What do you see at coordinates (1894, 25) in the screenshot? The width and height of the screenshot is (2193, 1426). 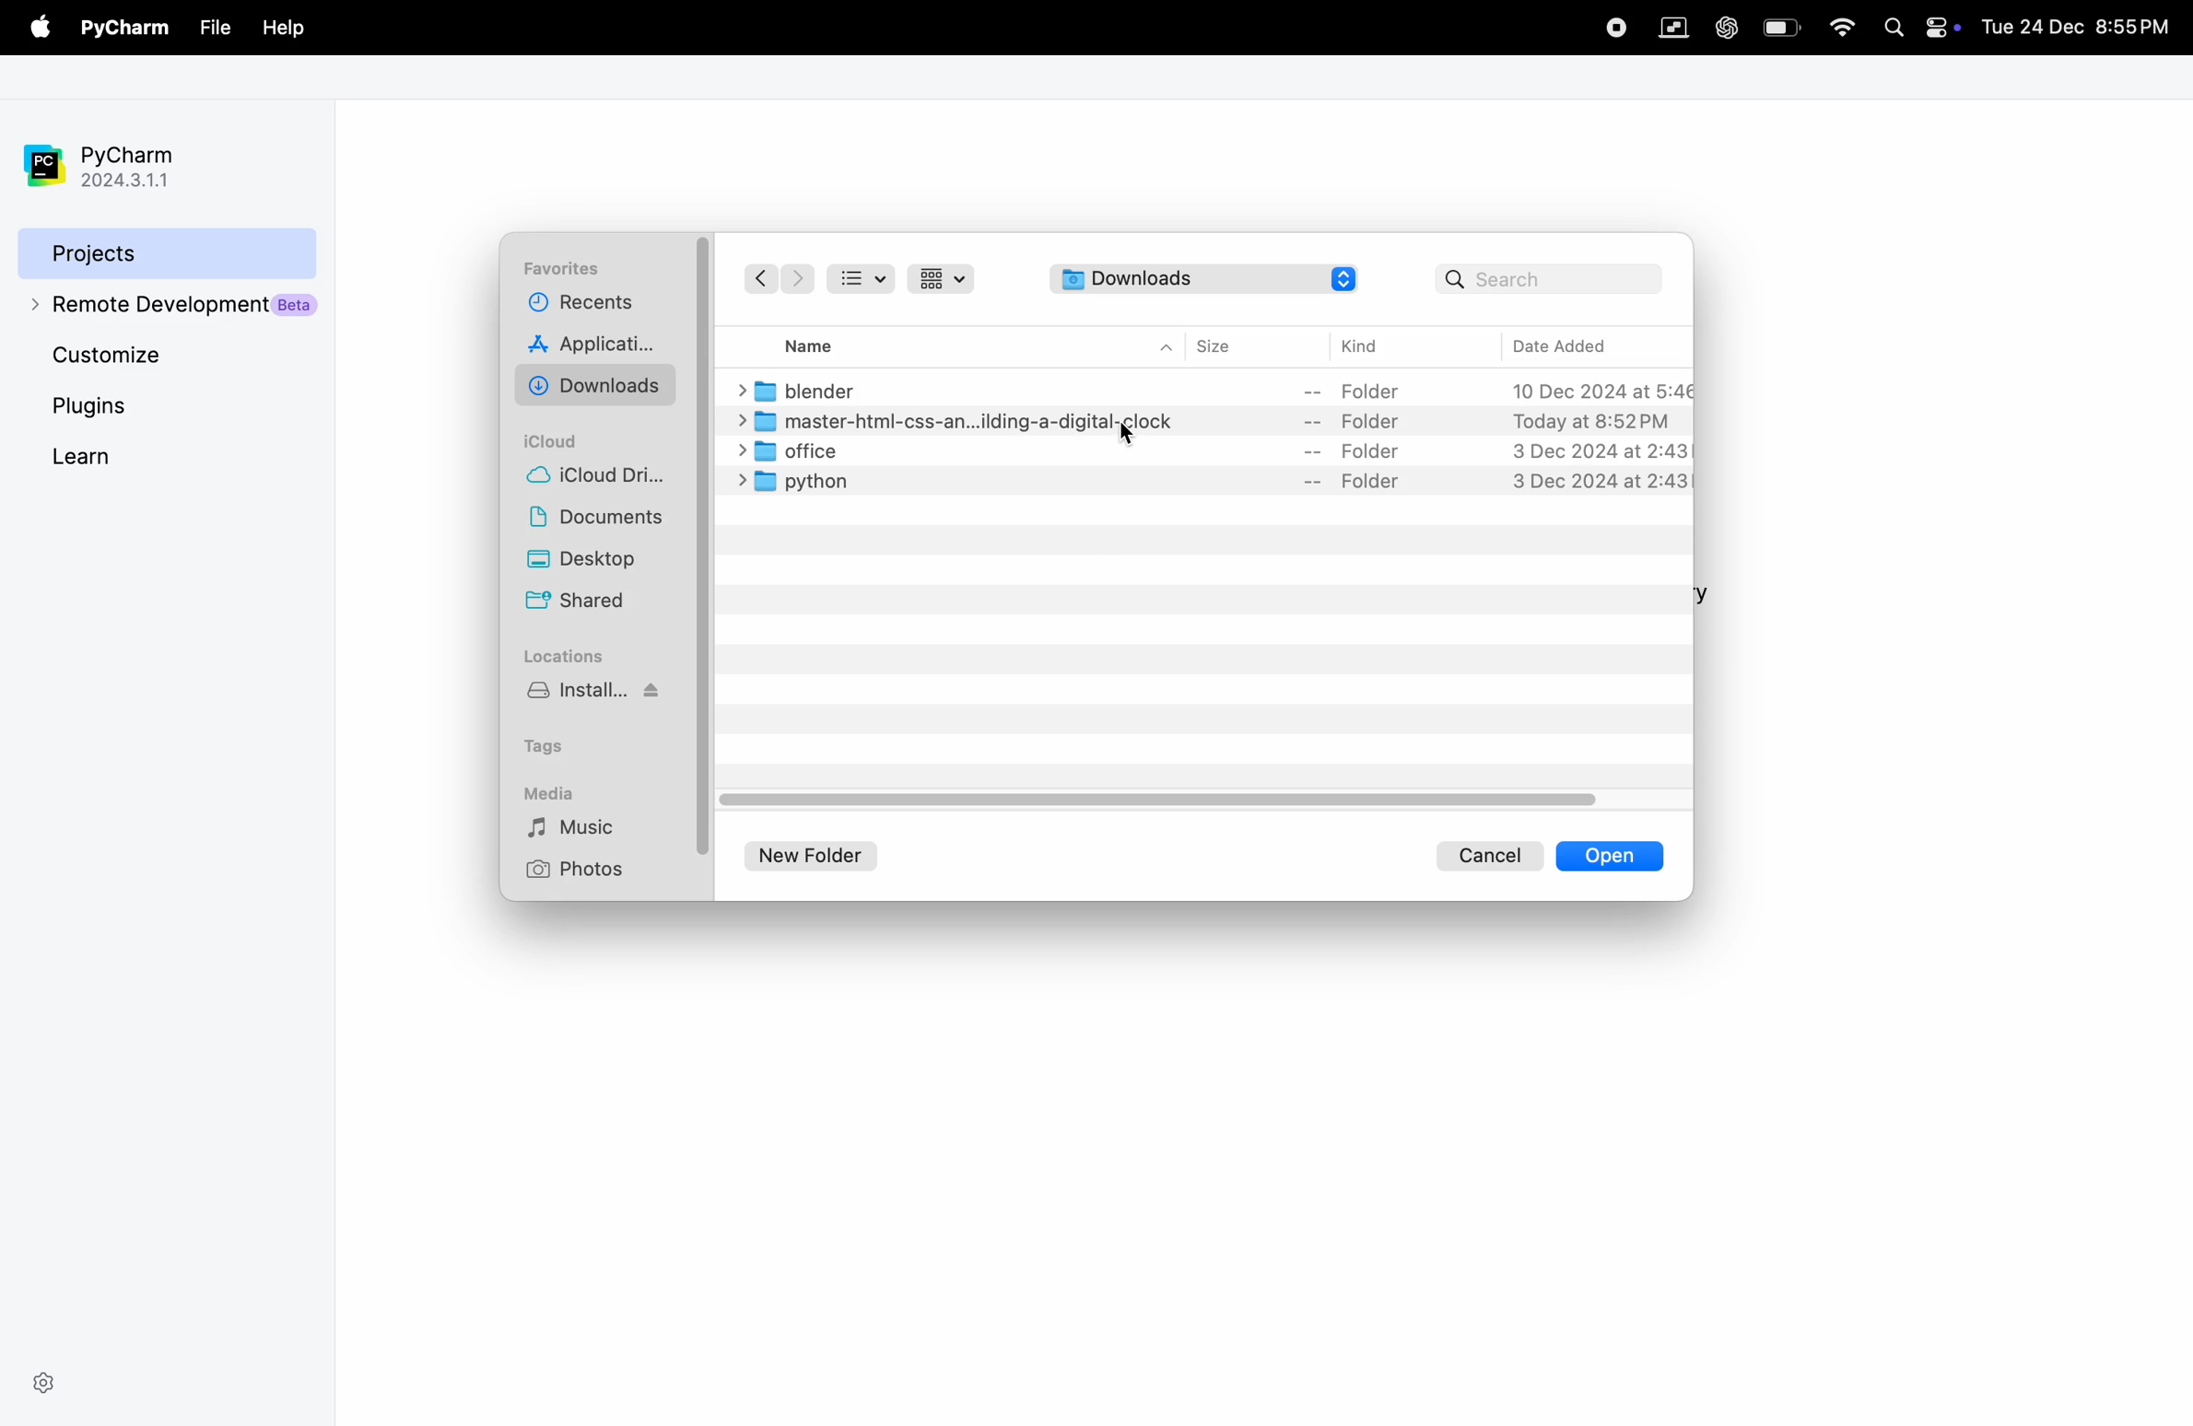 I see `search` at bounding box center [1894, 25].